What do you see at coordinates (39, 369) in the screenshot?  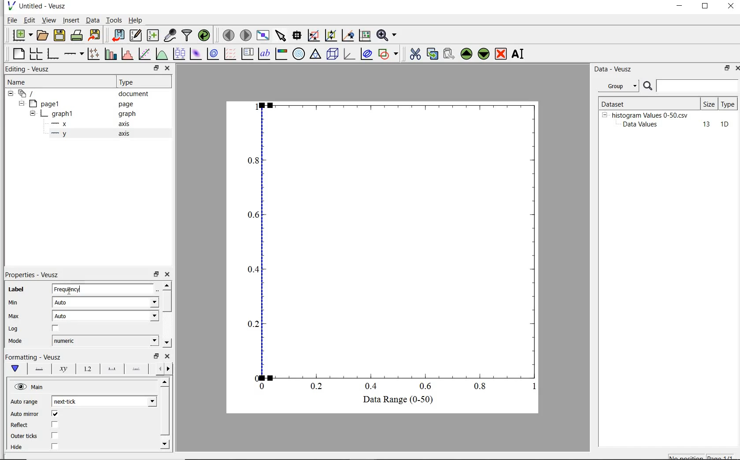 I see `axis line` at bounding box center [39, 369].